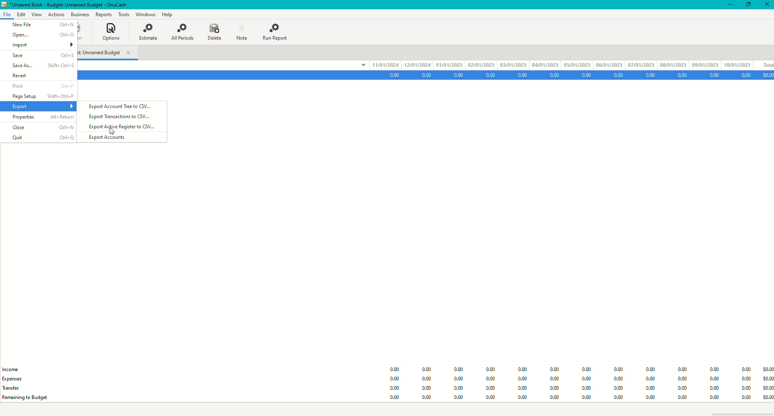  Describe the element at coordinates (110, 137) in the screenshot. I see `Export Accounts` at that location.